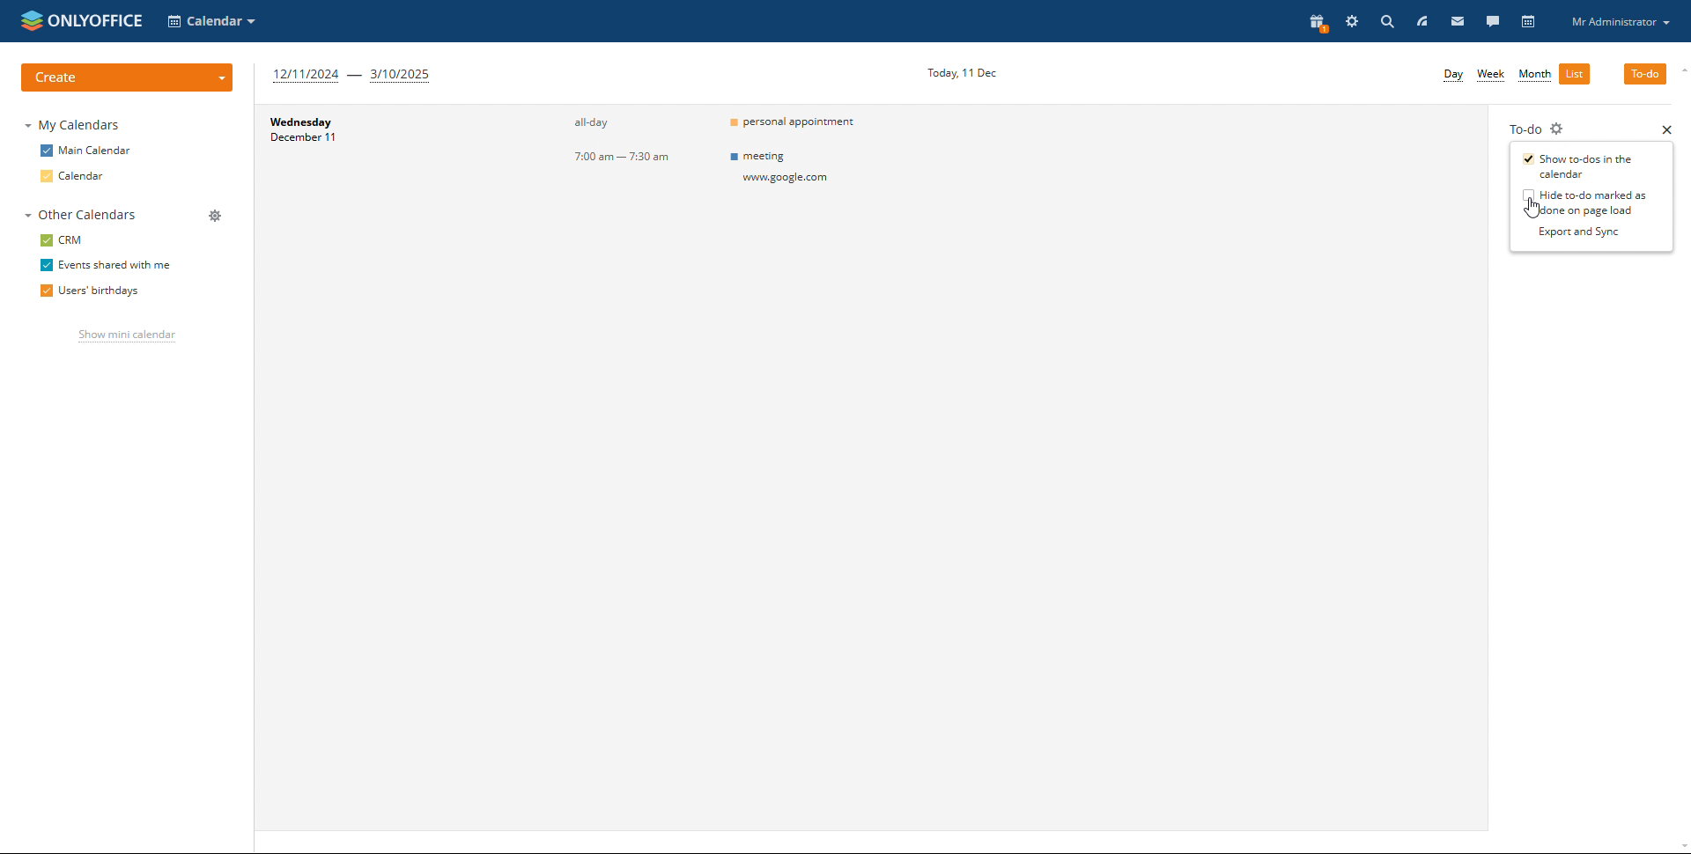  What do you see at coordinates (1534, 207) in the screenshot?
I see `cursor` at bounding box center [1534, 207].